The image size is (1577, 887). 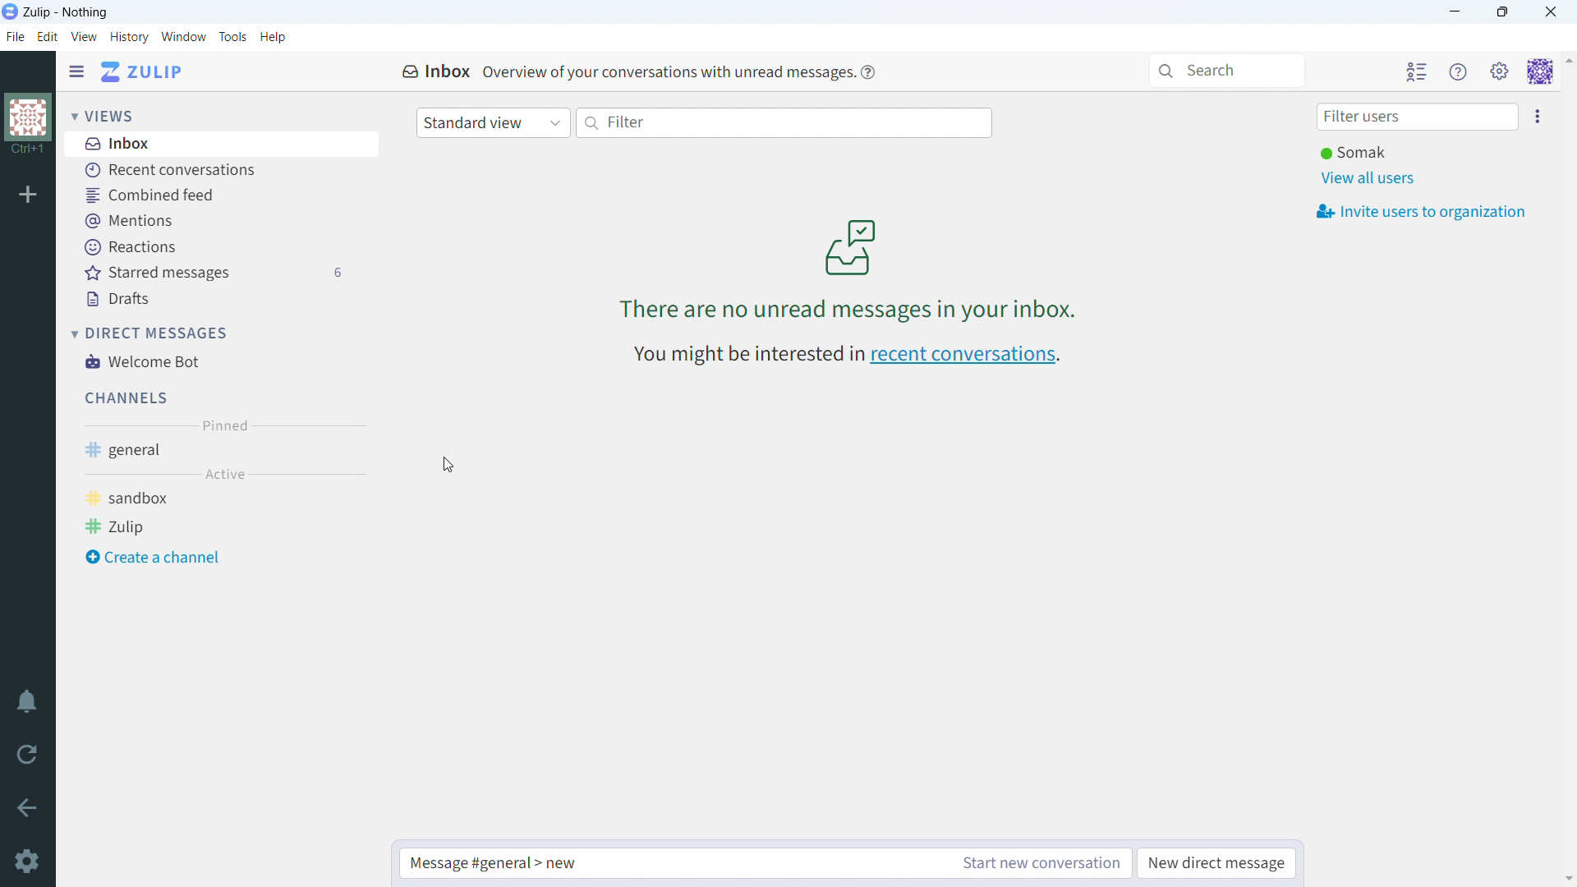 I want to click on enable do not disturb, so click(x=27, y=701).